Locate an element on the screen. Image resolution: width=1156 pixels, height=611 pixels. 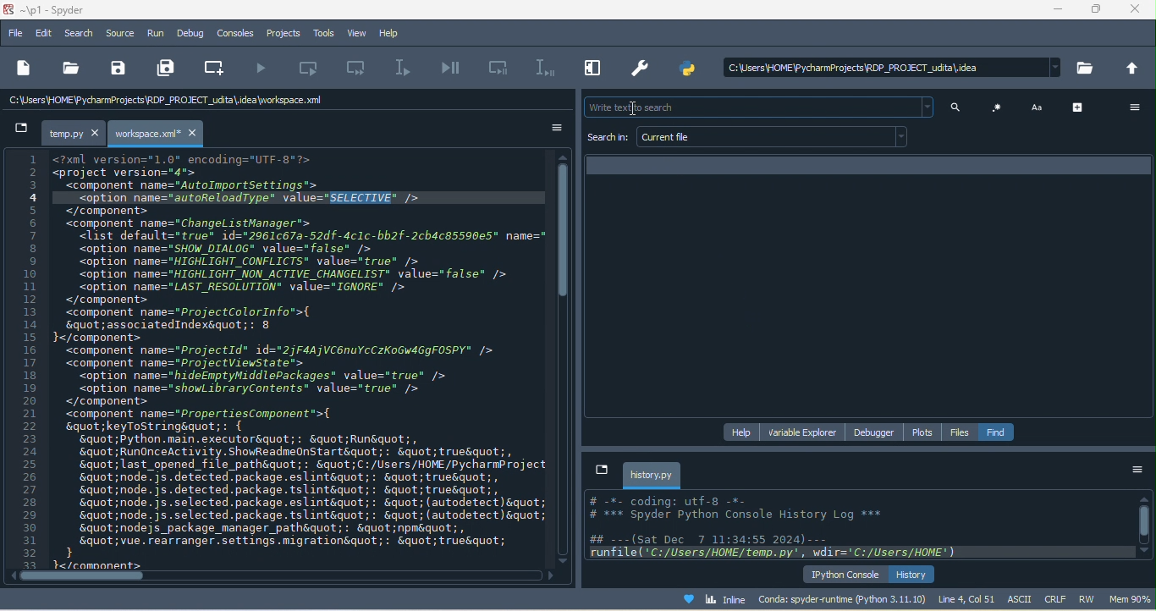
source is located at coordinates (123, 34).